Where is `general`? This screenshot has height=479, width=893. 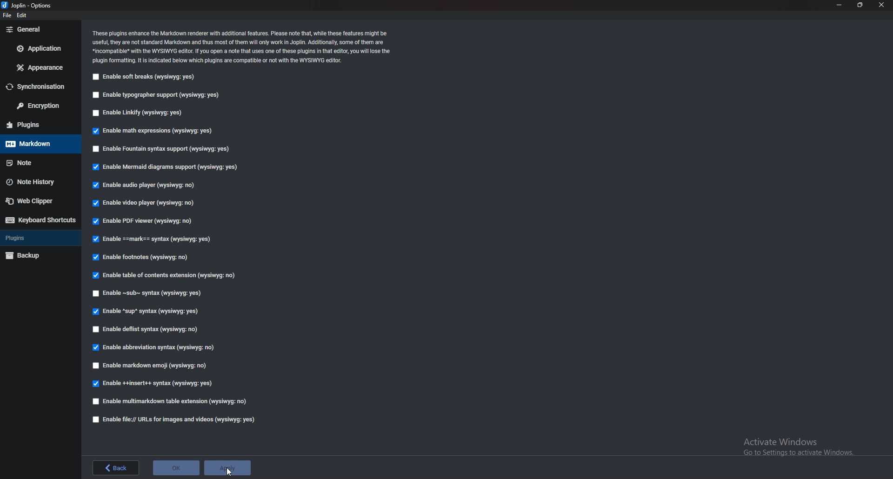
general is located at coordinates (41, 29).